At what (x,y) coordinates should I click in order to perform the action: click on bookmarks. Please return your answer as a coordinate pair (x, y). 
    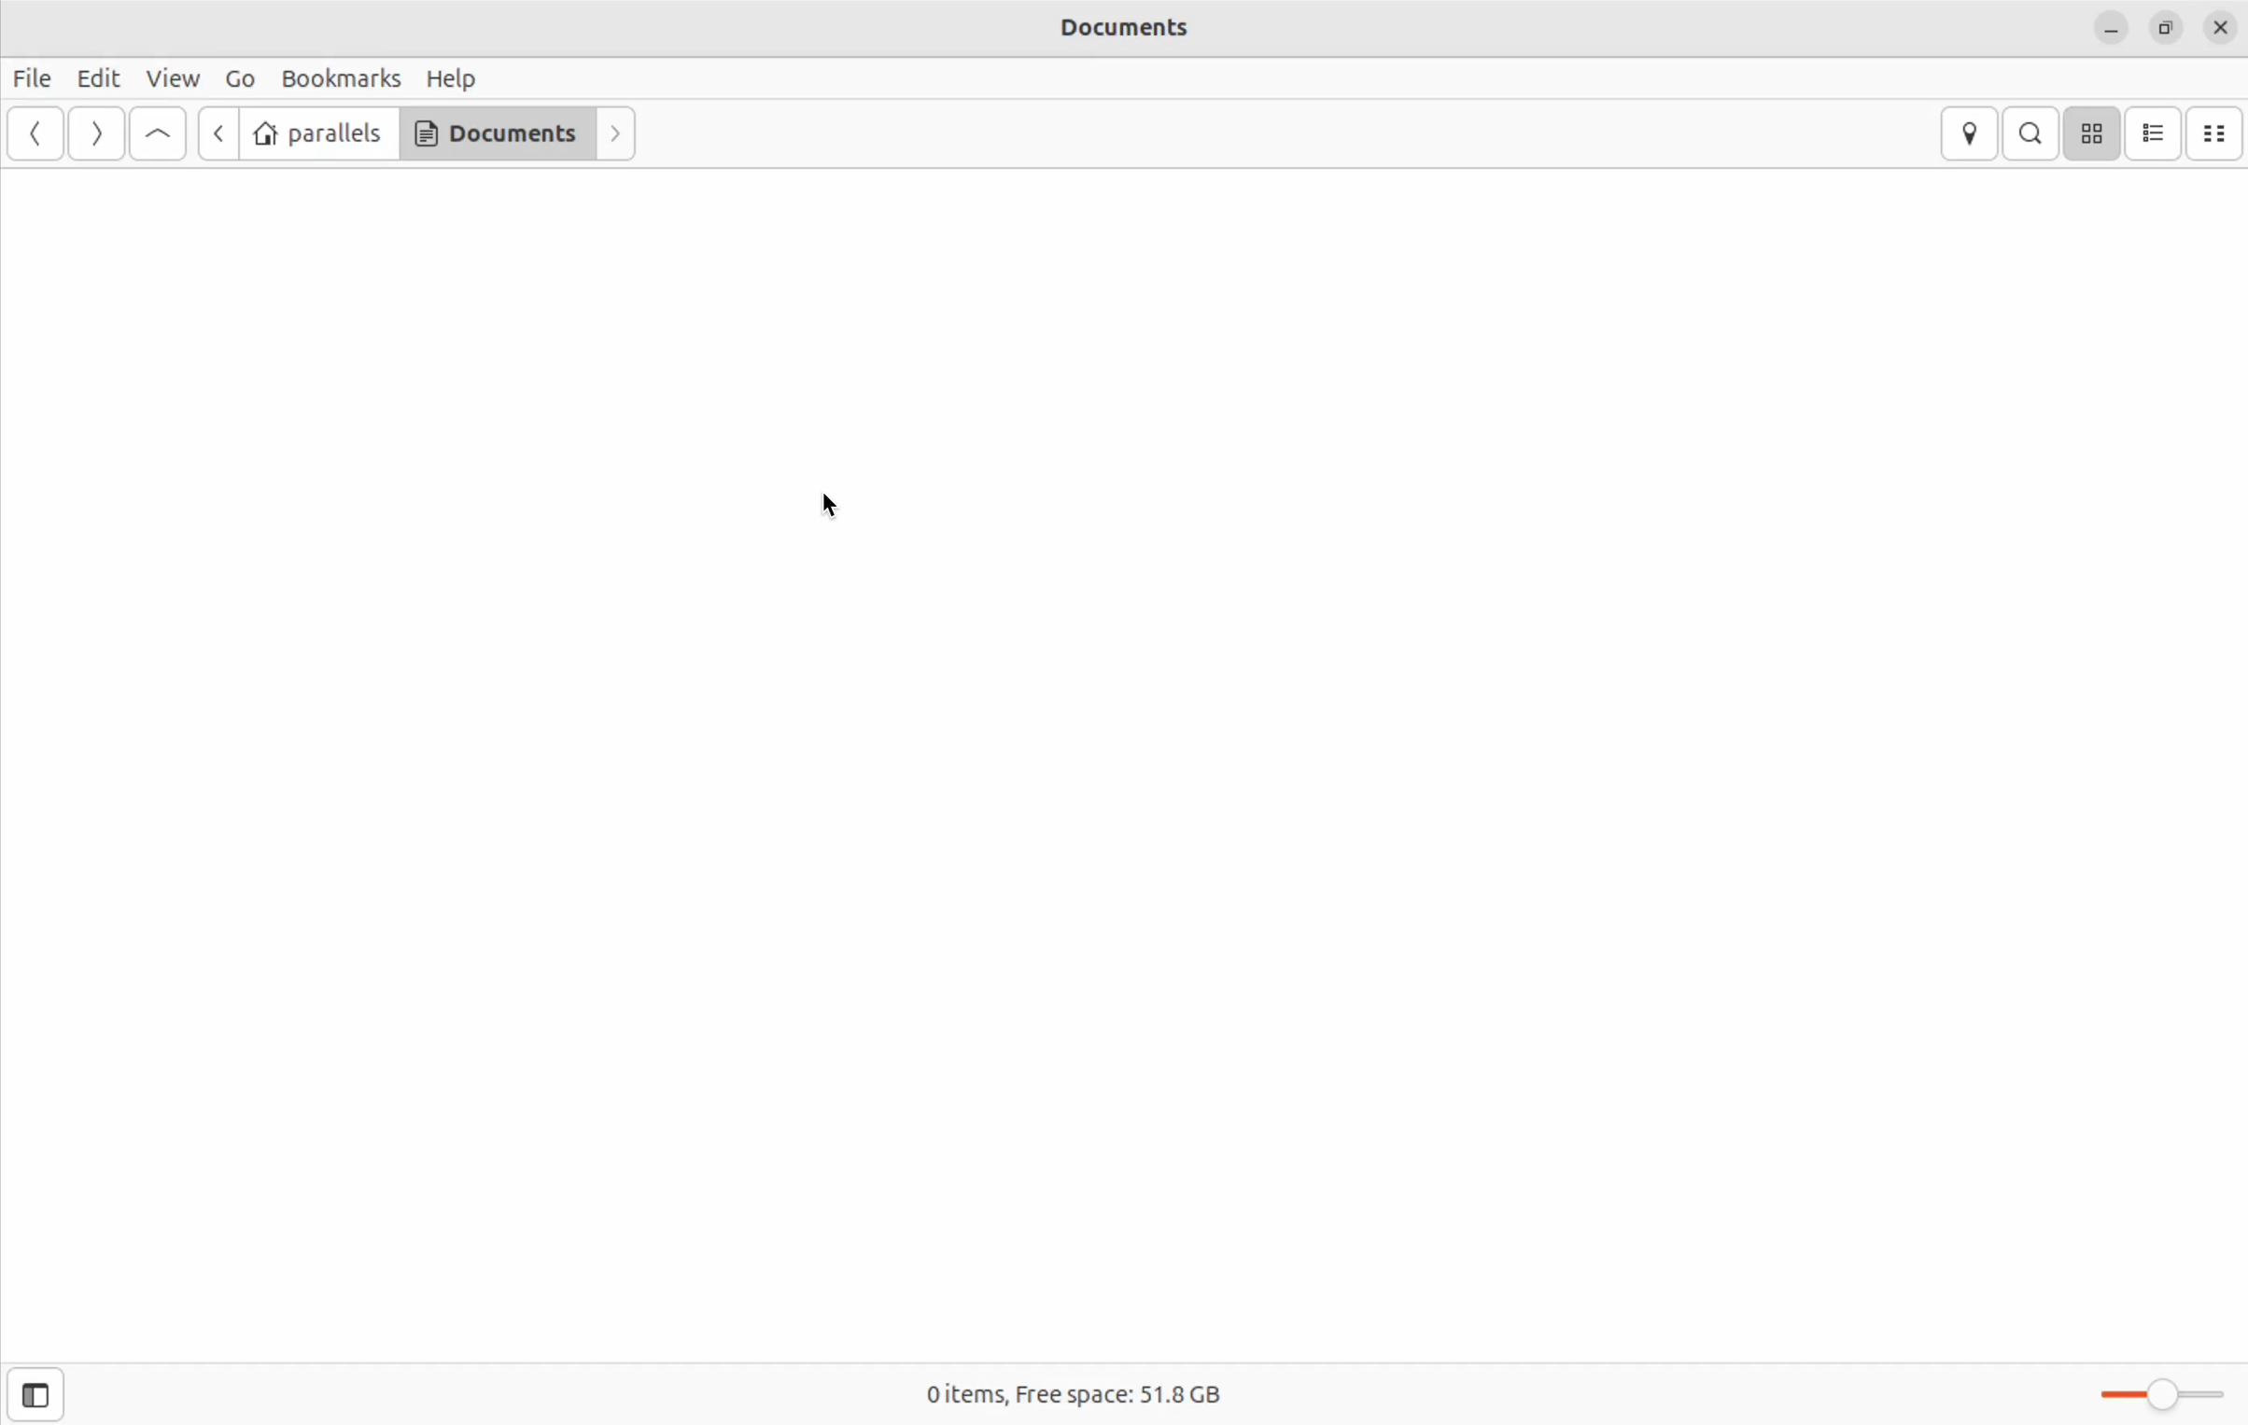
    Looking at the image, I should click on (340, 78).